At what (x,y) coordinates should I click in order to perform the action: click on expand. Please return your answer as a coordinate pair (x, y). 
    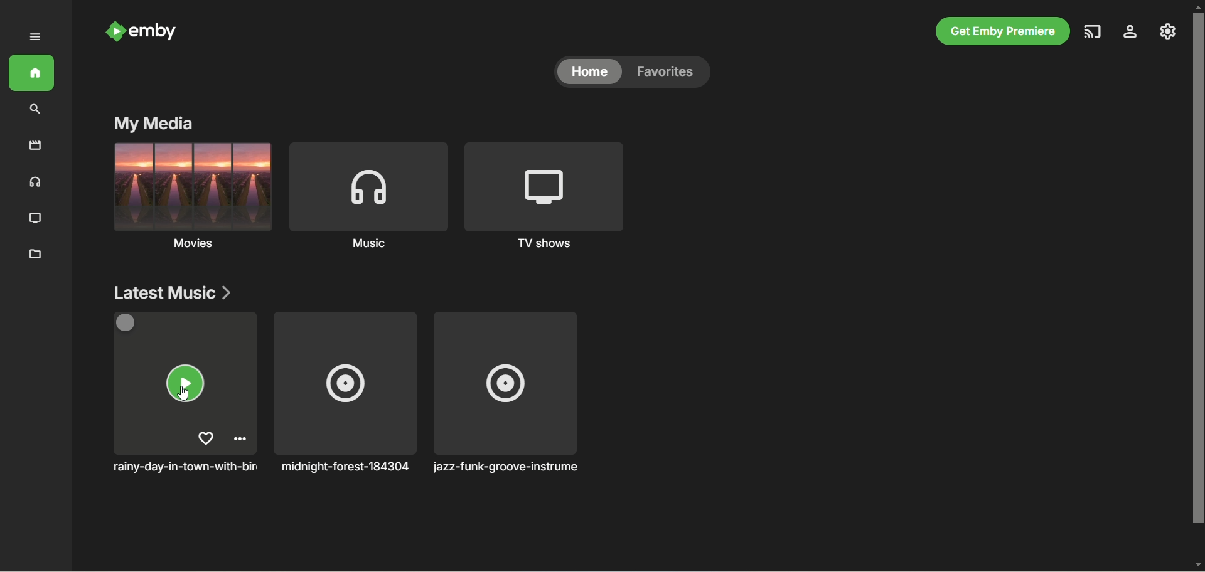
    Looking at the image, I should click on (35, 37).